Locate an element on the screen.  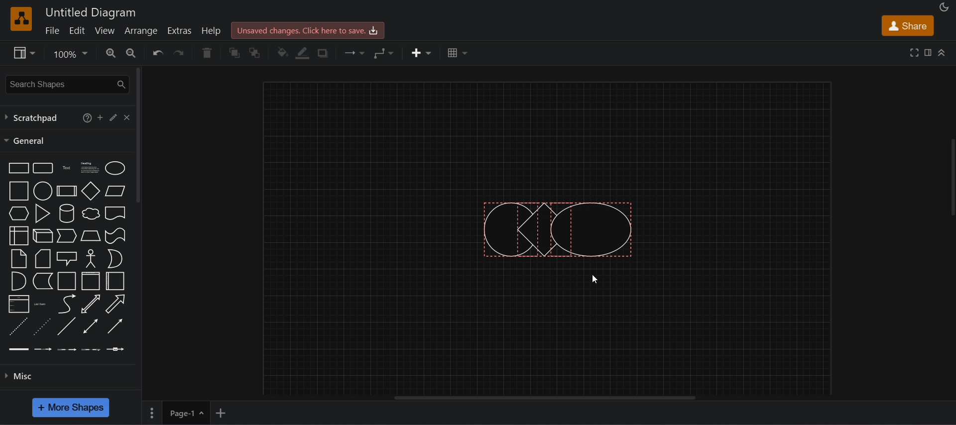
edit is located at coordinates (113, 116).